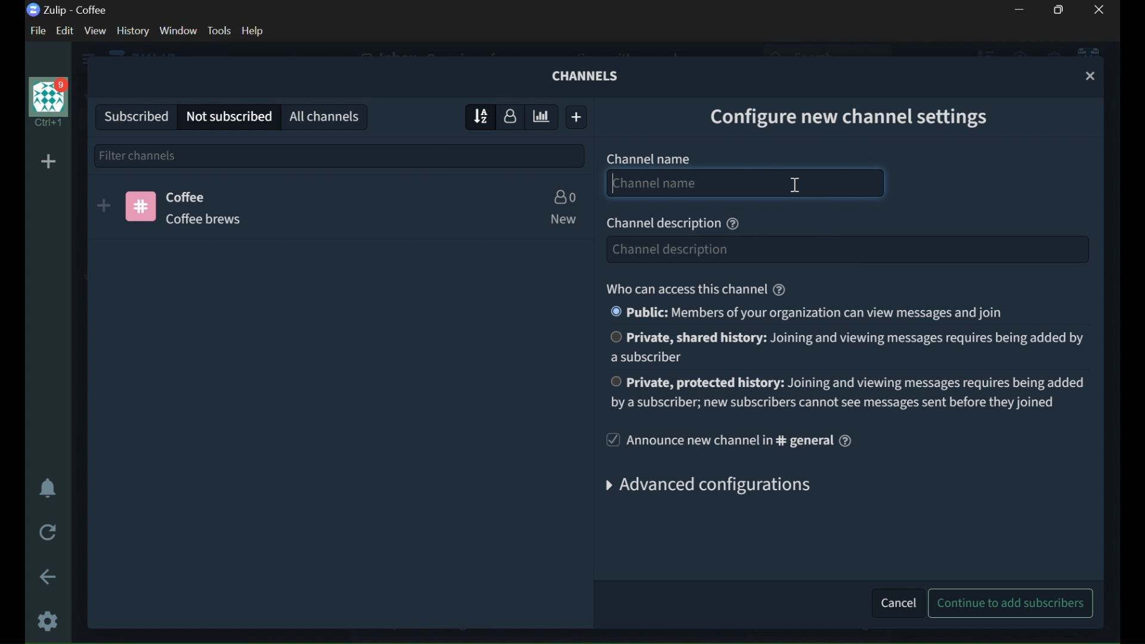  I want to click on CONFIGURE NEW CHANNEL SETTINGS, so click(859, 114).